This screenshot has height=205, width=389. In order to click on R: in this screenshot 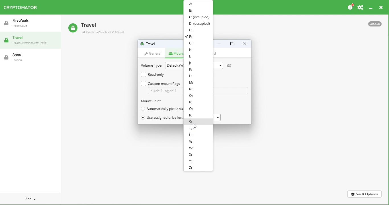, I will do `click(191, 116)`.